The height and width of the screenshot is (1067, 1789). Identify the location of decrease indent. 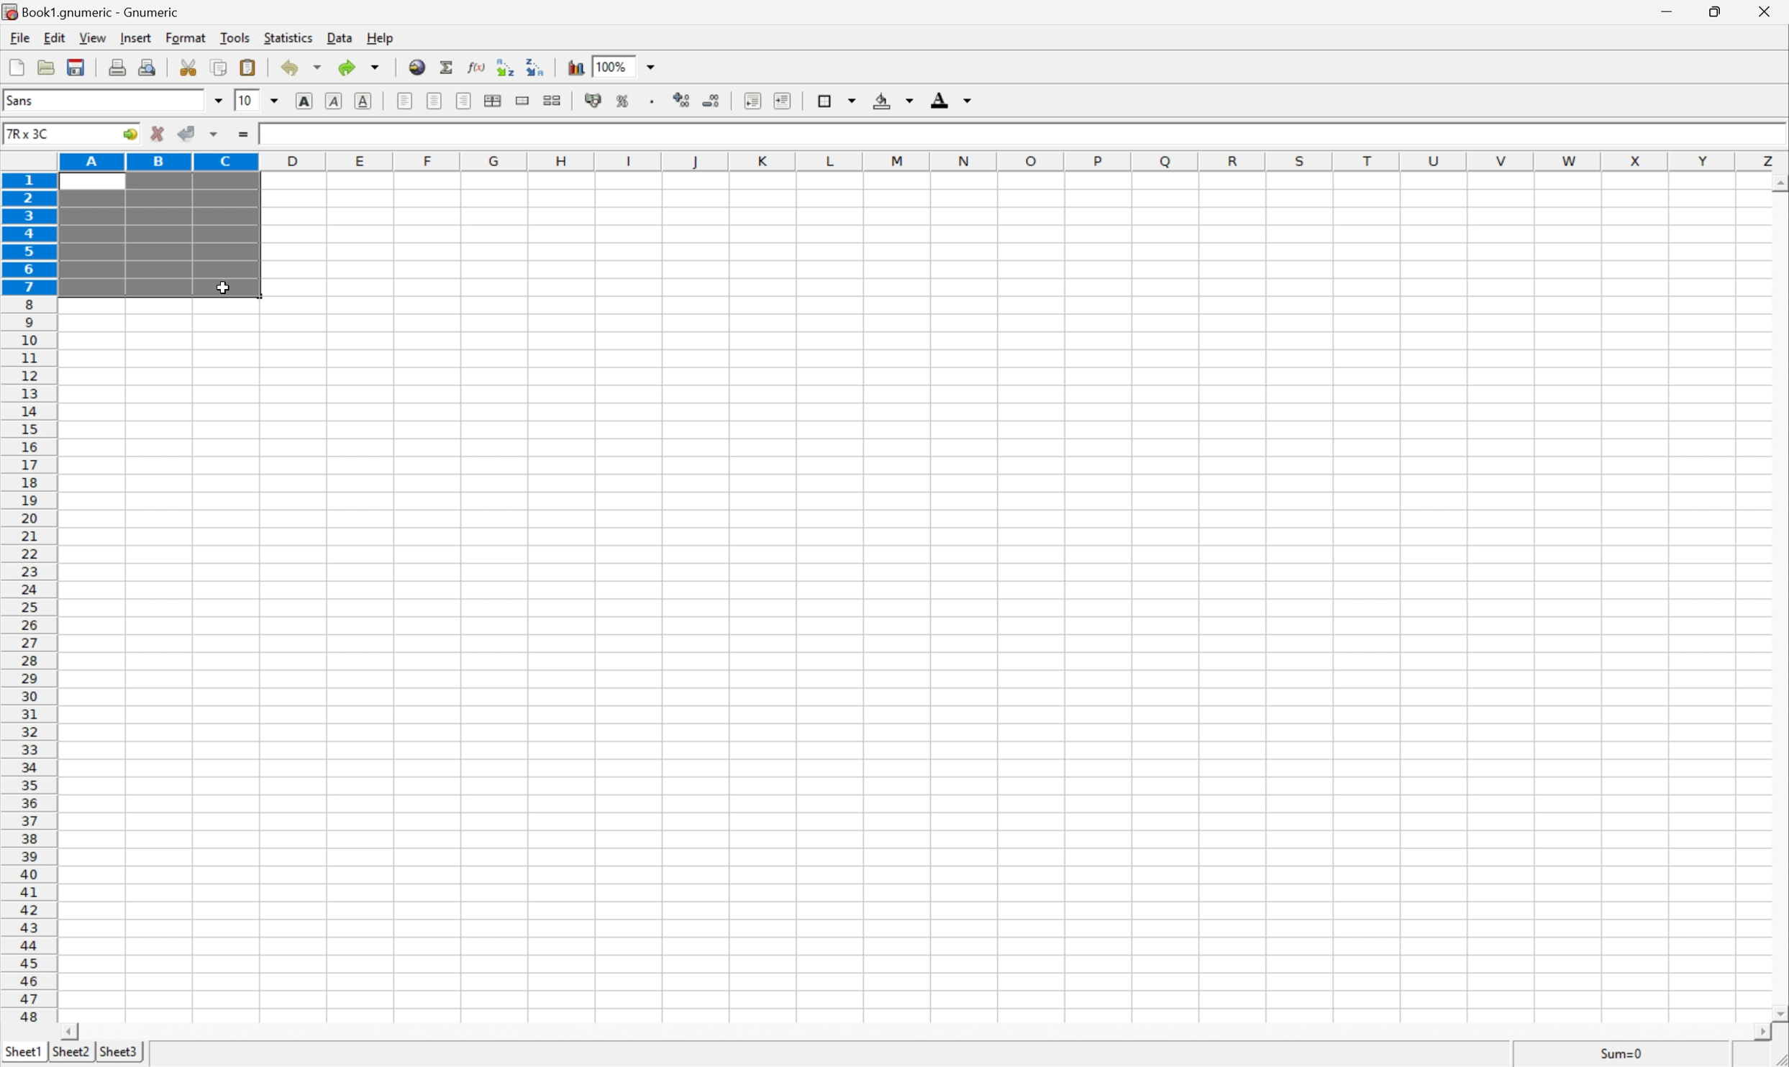
(752, 100).